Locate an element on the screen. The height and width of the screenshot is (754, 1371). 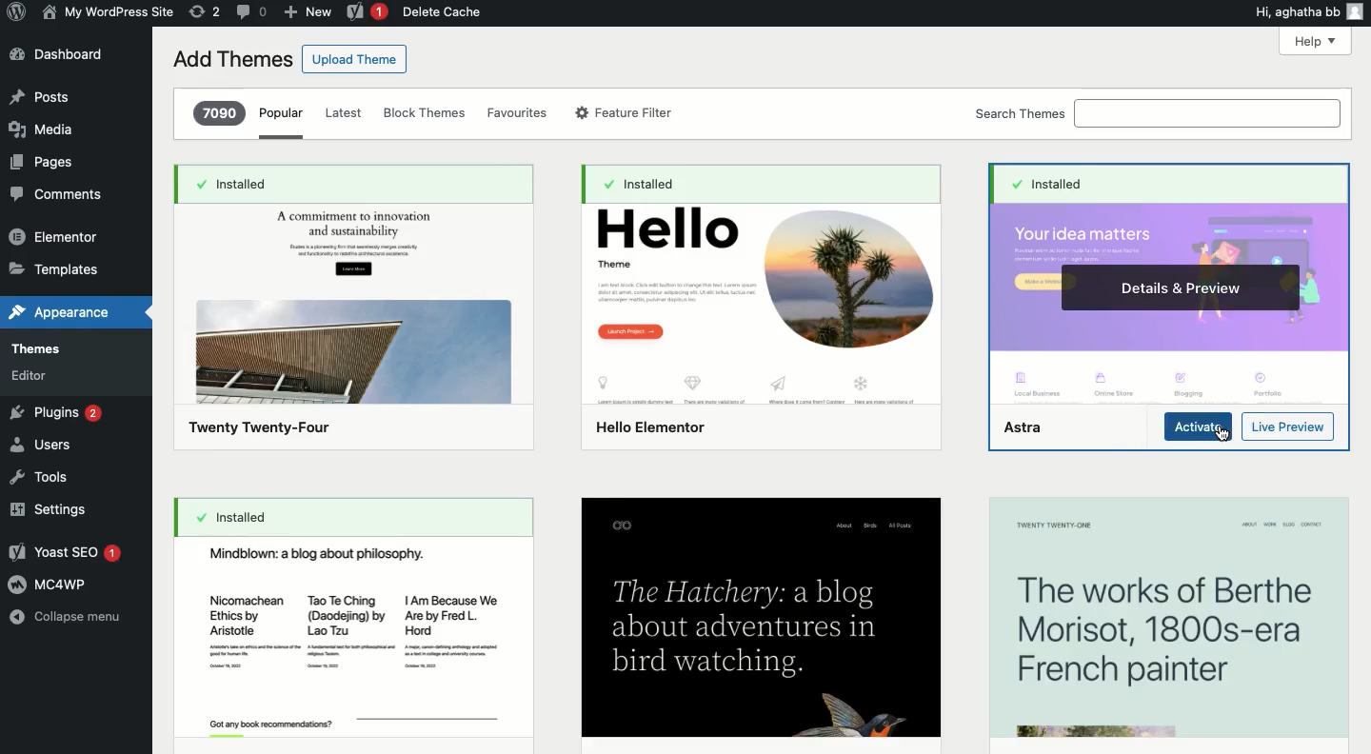
Installed is located at coordinates (1171, 184).